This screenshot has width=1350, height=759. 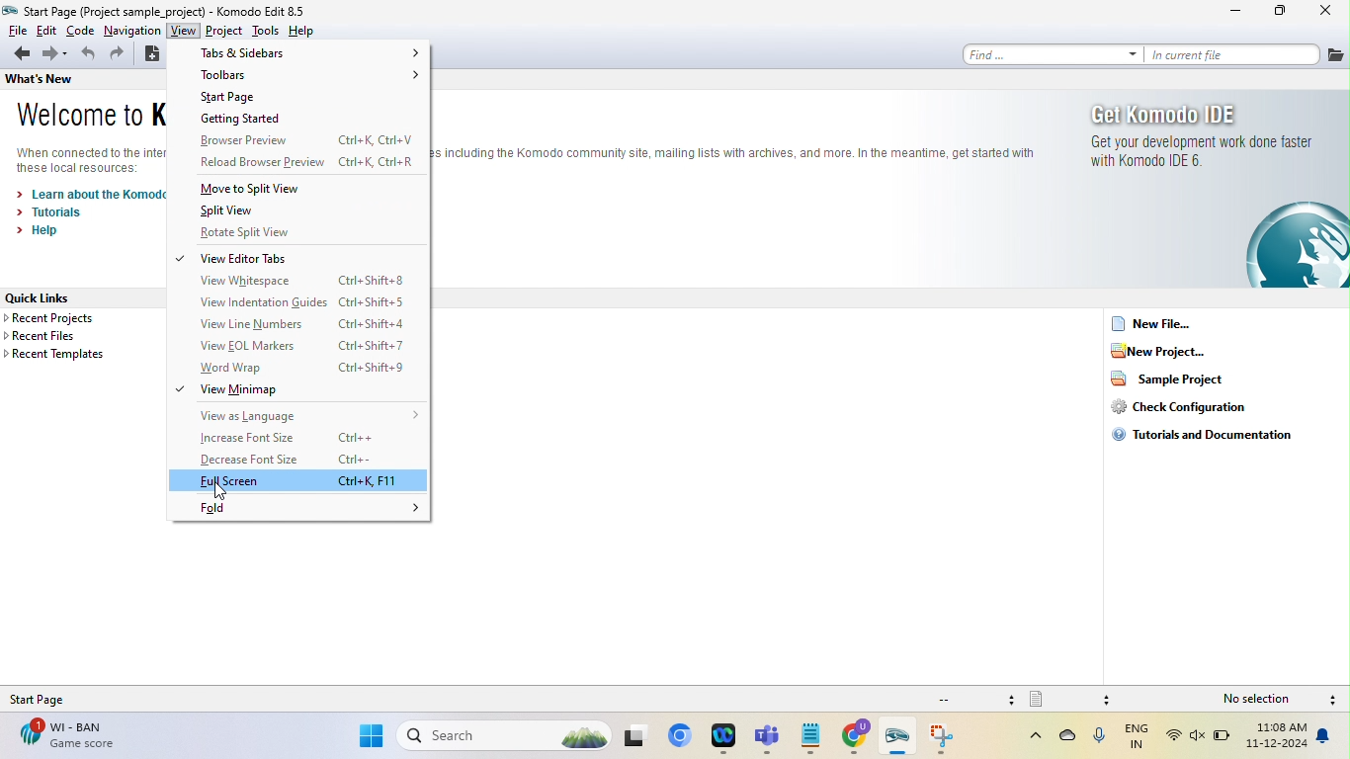 I want to click on minimize, so click(x=1237, y=12).